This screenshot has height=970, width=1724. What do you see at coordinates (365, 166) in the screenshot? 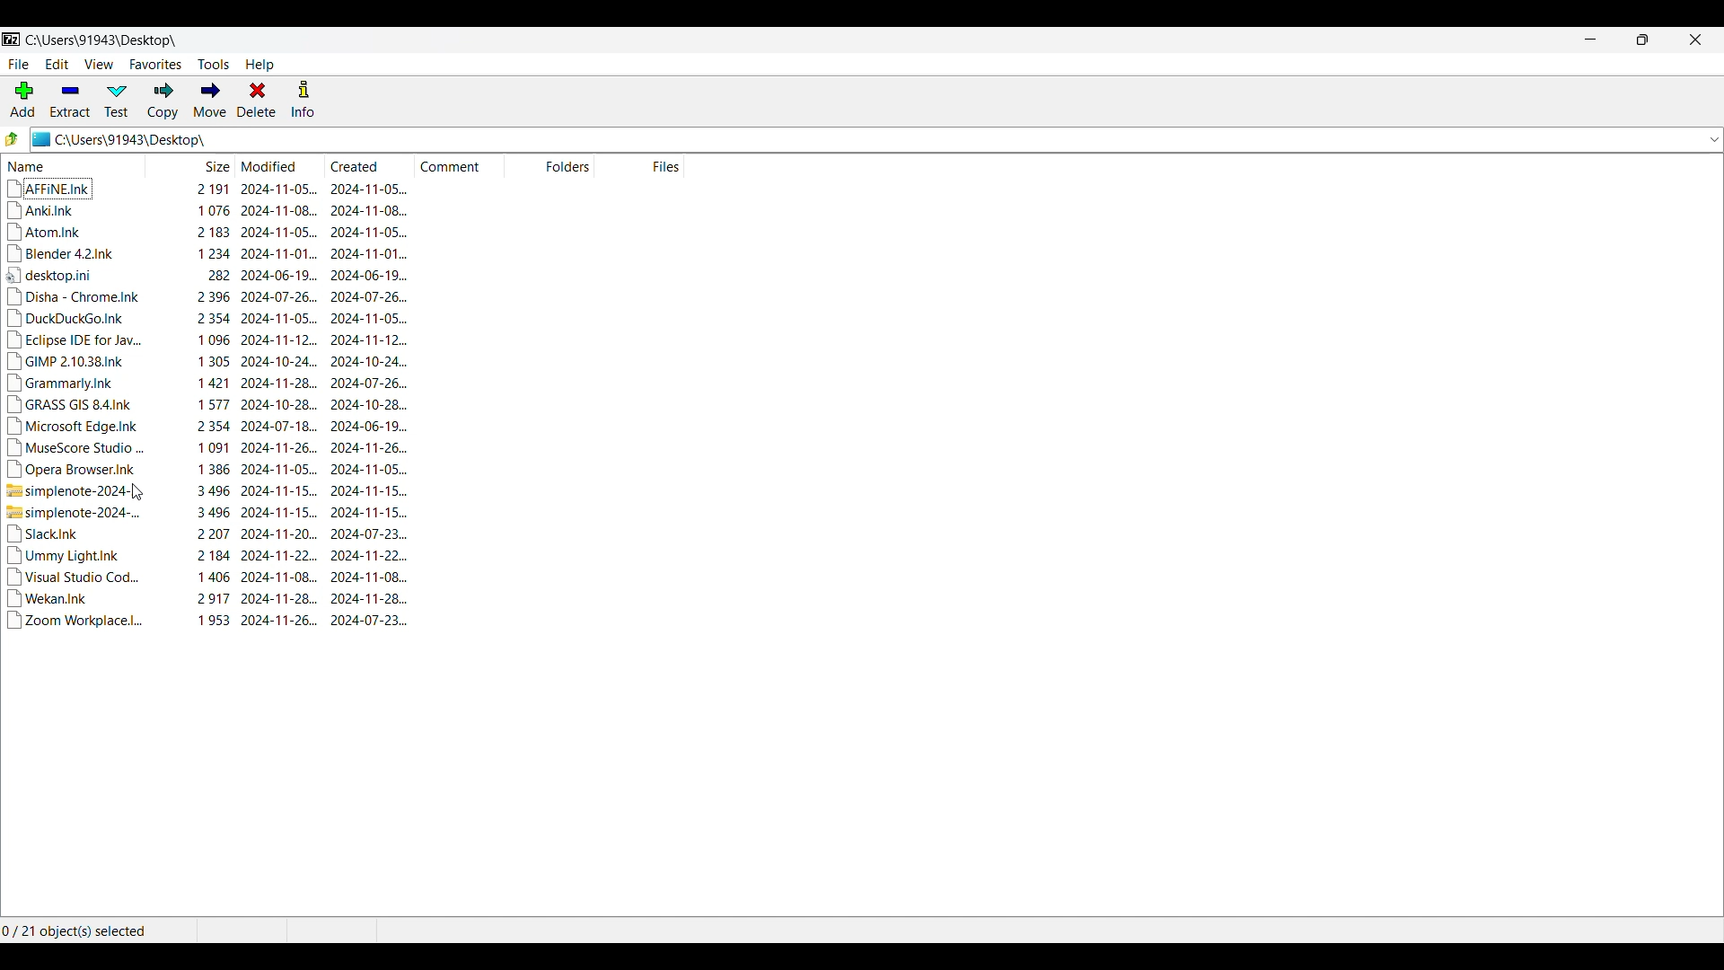
I see `Created` at bounding box center [365, 166].